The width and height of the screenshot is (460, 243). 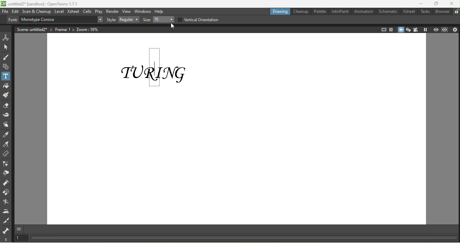 I want to click on Palette, so click(x=319, y=11).